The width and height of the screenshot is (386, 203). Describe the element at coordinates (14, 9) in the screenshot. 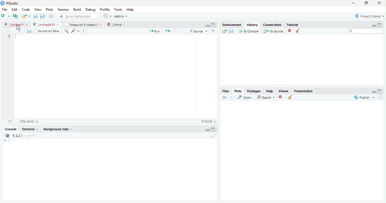

I see `Edit` at that location.